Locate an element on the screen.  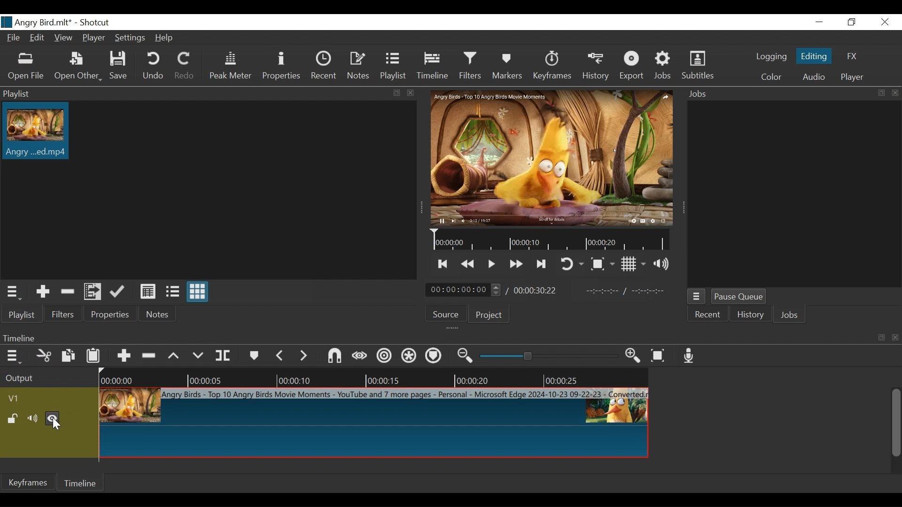
next marker is located at coordinates (303, 355).